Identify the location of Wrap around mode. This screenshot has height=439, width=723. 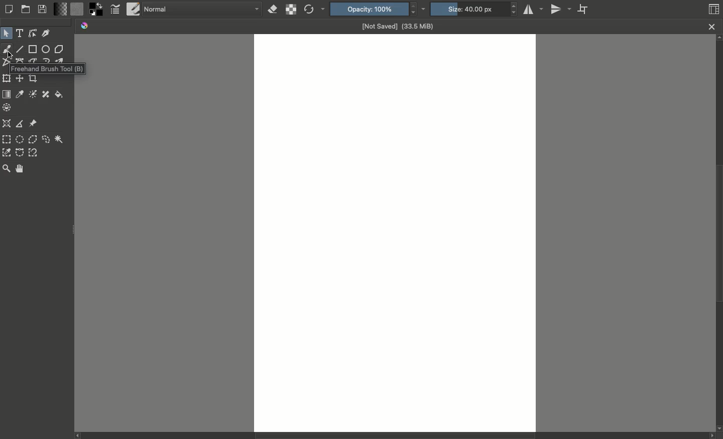
(585, 10).